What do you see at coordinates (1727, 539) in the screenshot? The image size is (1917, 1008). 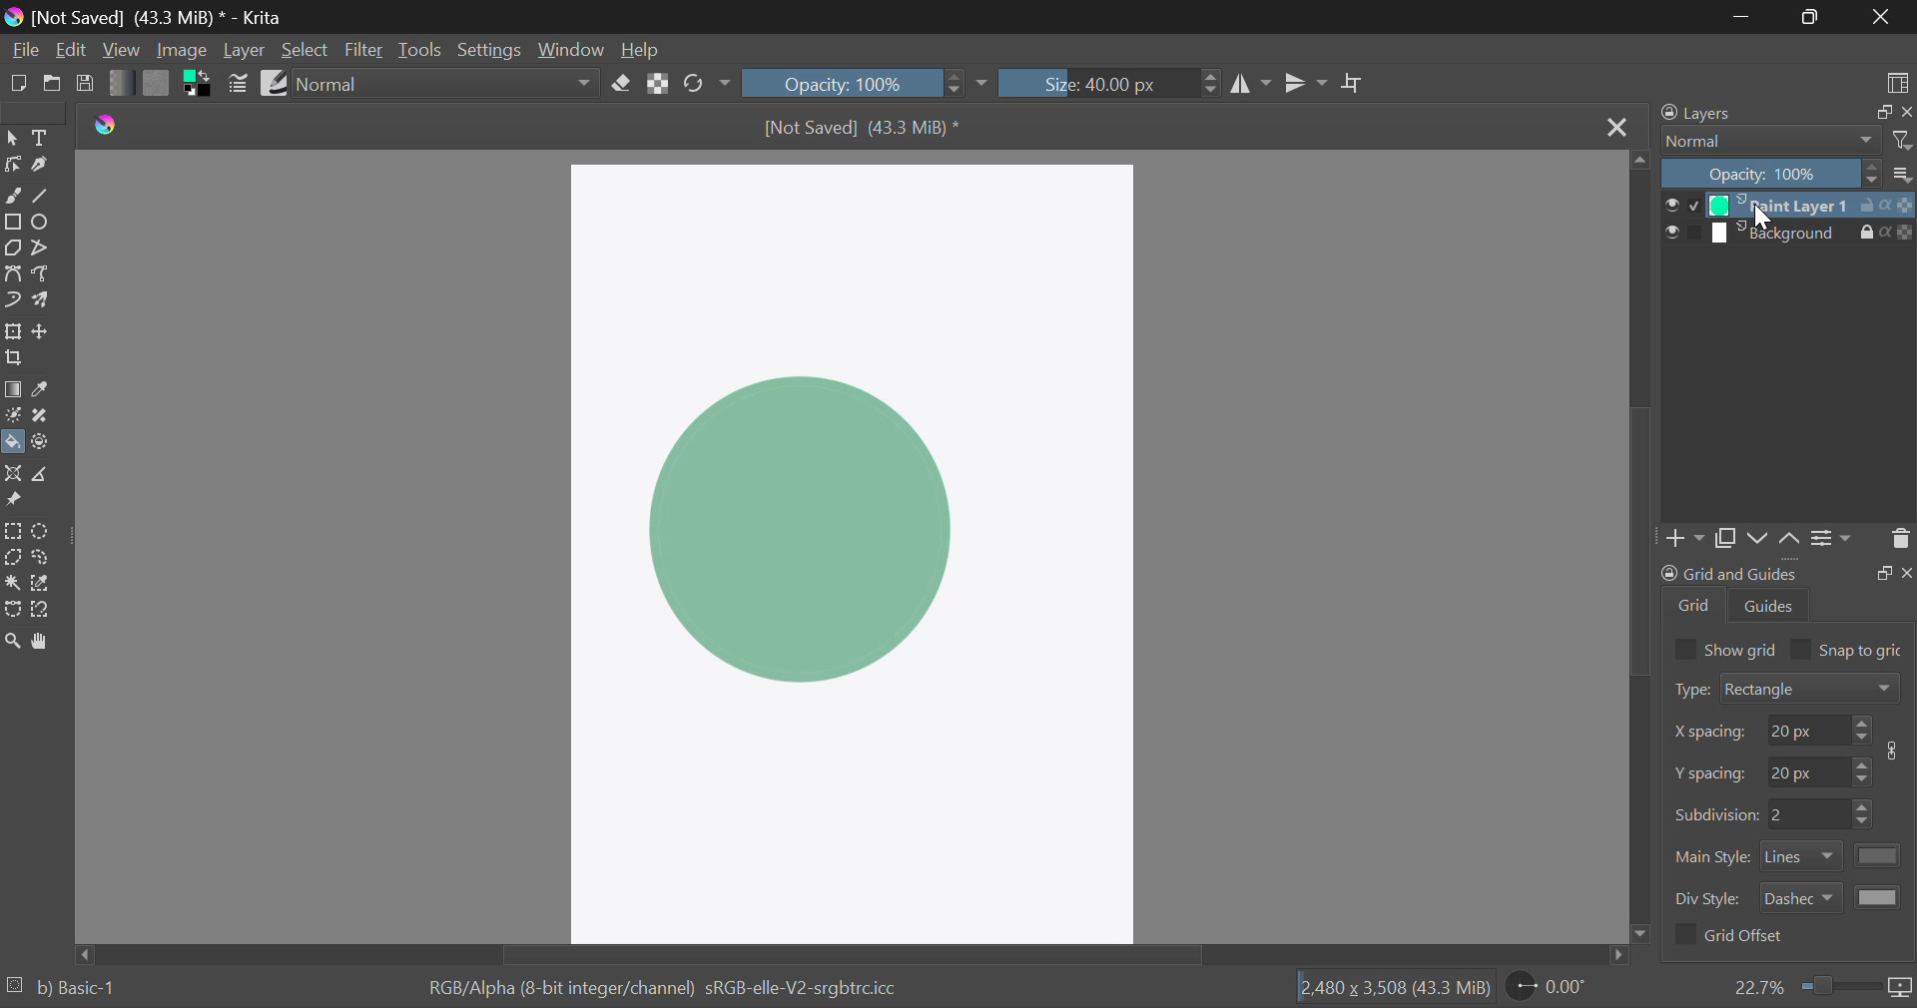 I see `Copy Layers` at bounding box center [1727, 539].